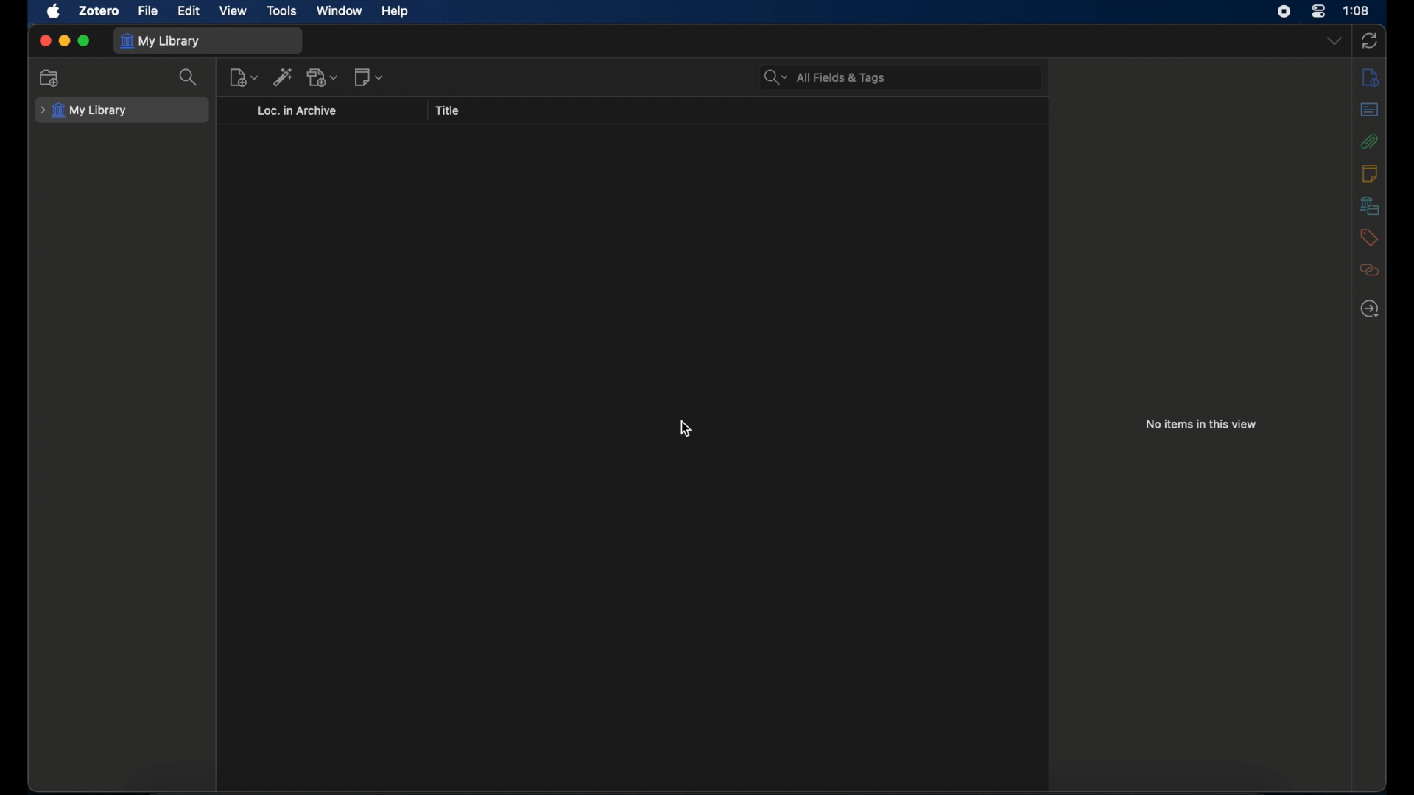 The image size is (1414, 795). Describe the element at coordinates (283, 12) in the screenshot. I see `tools` at that location.